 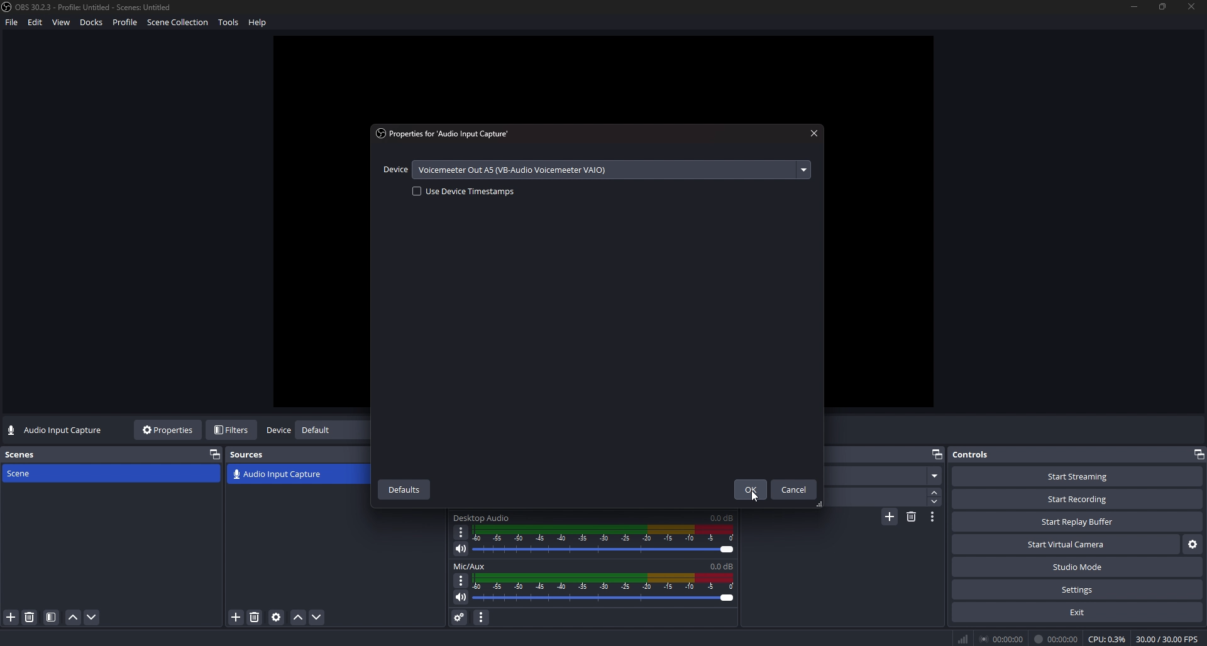 I want to click on close, so click(x=1192, y=8).